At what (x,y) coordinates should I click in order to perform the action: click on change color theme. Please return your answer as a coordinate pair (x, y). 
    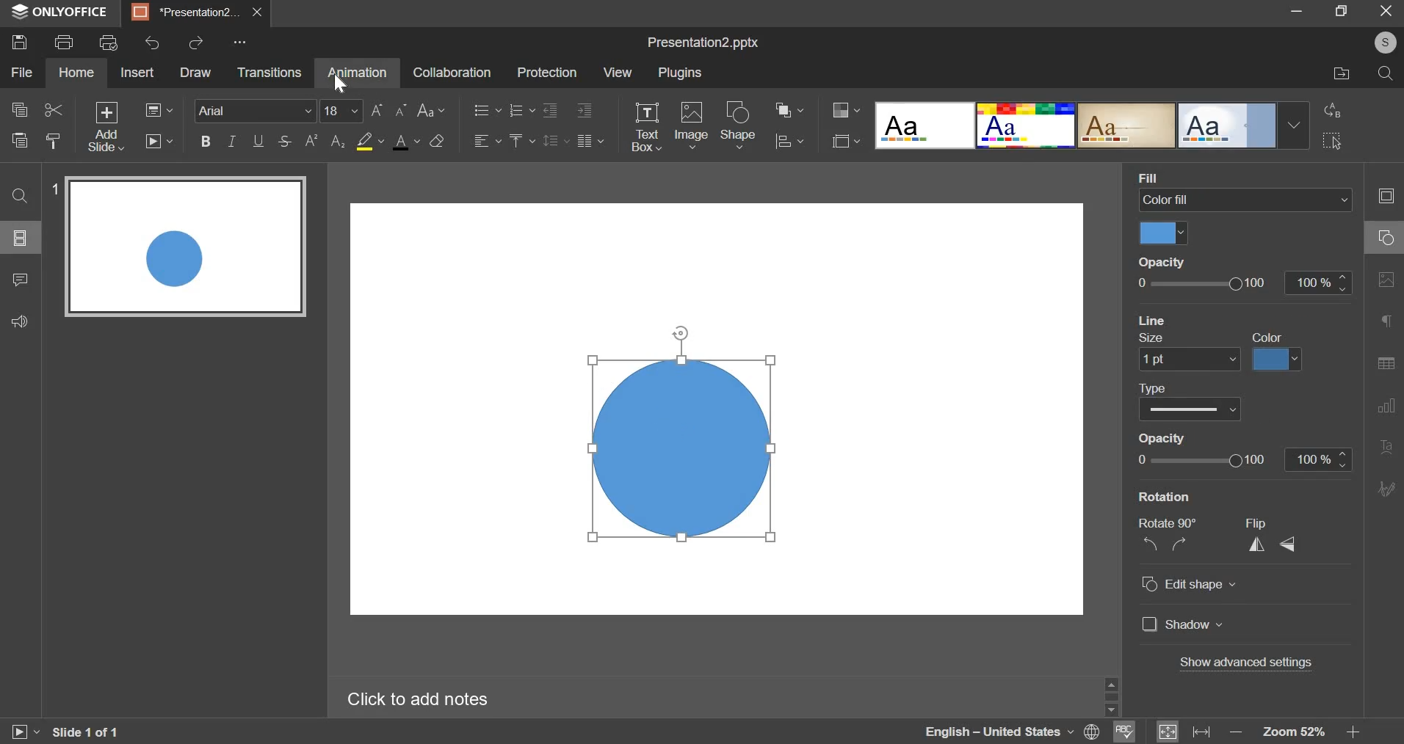
    Looking at the image, I should click on (845, 111).